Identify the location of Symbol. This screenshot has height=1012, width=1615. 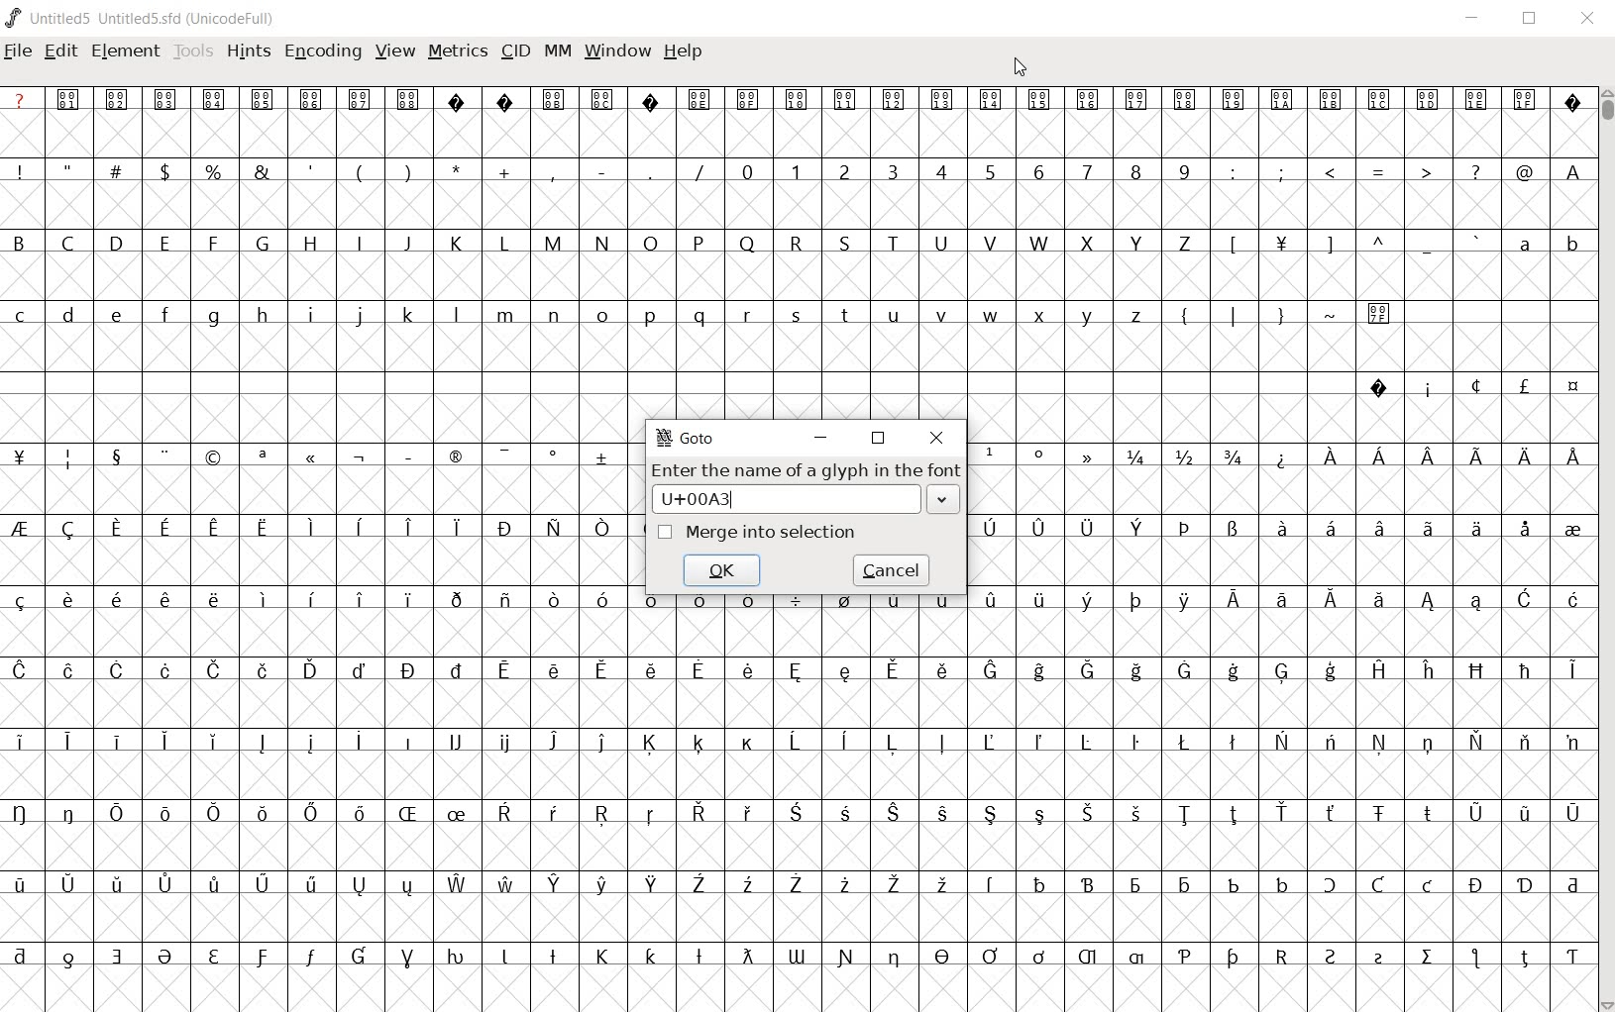
(1184, 958).